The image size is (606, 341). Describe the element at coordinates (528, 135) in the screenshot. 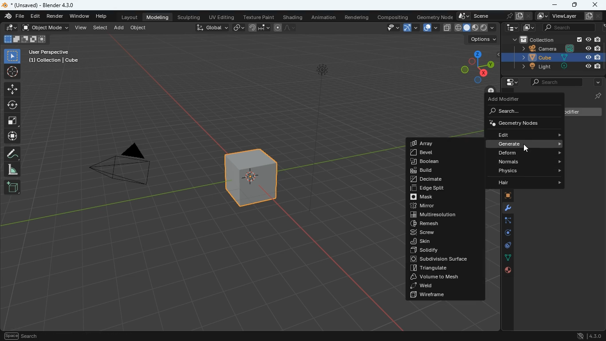

I see `edit` at that location.